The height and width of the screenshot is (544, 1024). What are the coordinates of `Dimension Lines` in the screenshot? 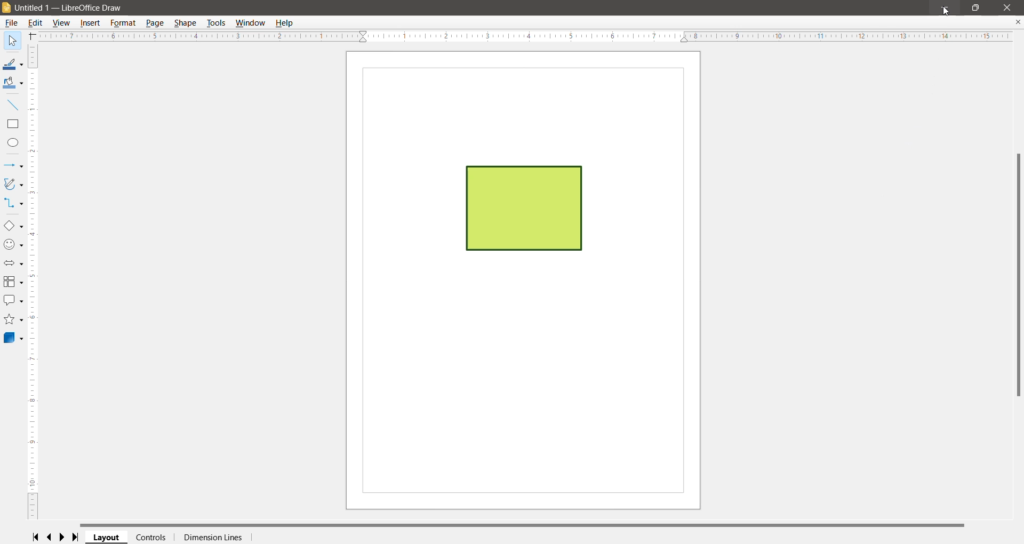 It's located at (212, 538).